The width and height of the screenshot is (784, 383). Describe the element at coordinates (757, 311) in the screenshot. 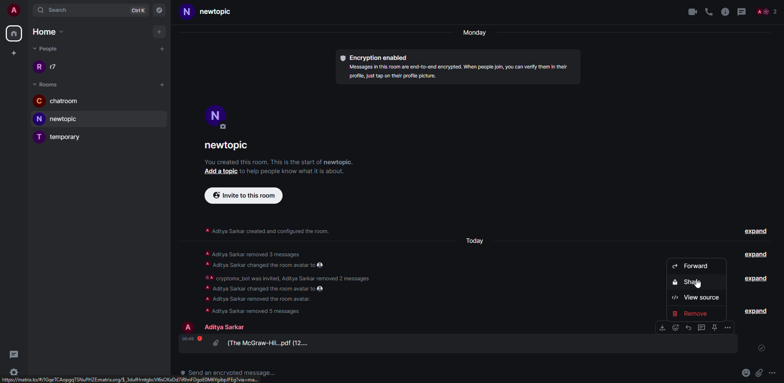

I see `expand` at that location.